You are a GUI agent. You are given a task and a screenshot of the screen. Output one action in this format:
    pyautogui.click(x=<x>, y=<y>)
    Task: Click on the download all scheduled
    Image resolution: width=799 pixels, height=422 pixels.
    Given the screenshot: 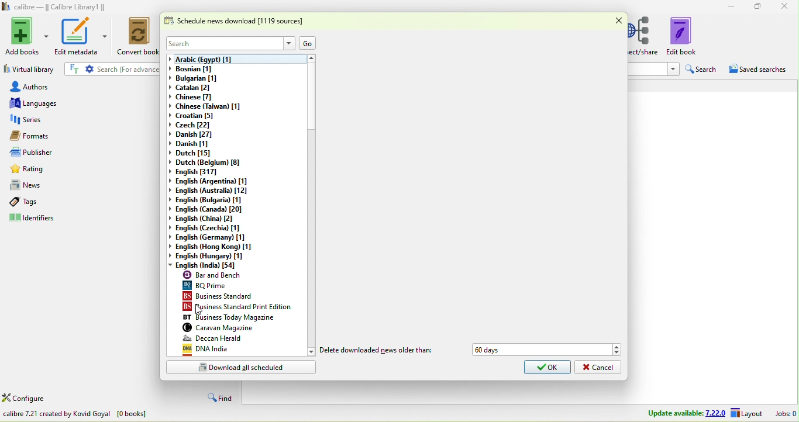 What is the action you would take?
    pyautogui.click(x=242, y=368)
    